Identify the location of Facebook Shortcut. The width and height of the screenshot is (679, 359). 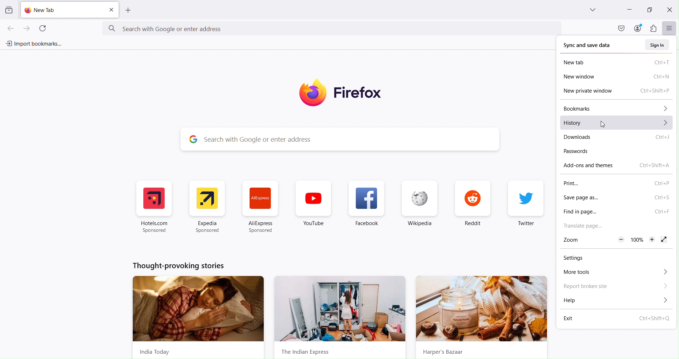
(368, 208).